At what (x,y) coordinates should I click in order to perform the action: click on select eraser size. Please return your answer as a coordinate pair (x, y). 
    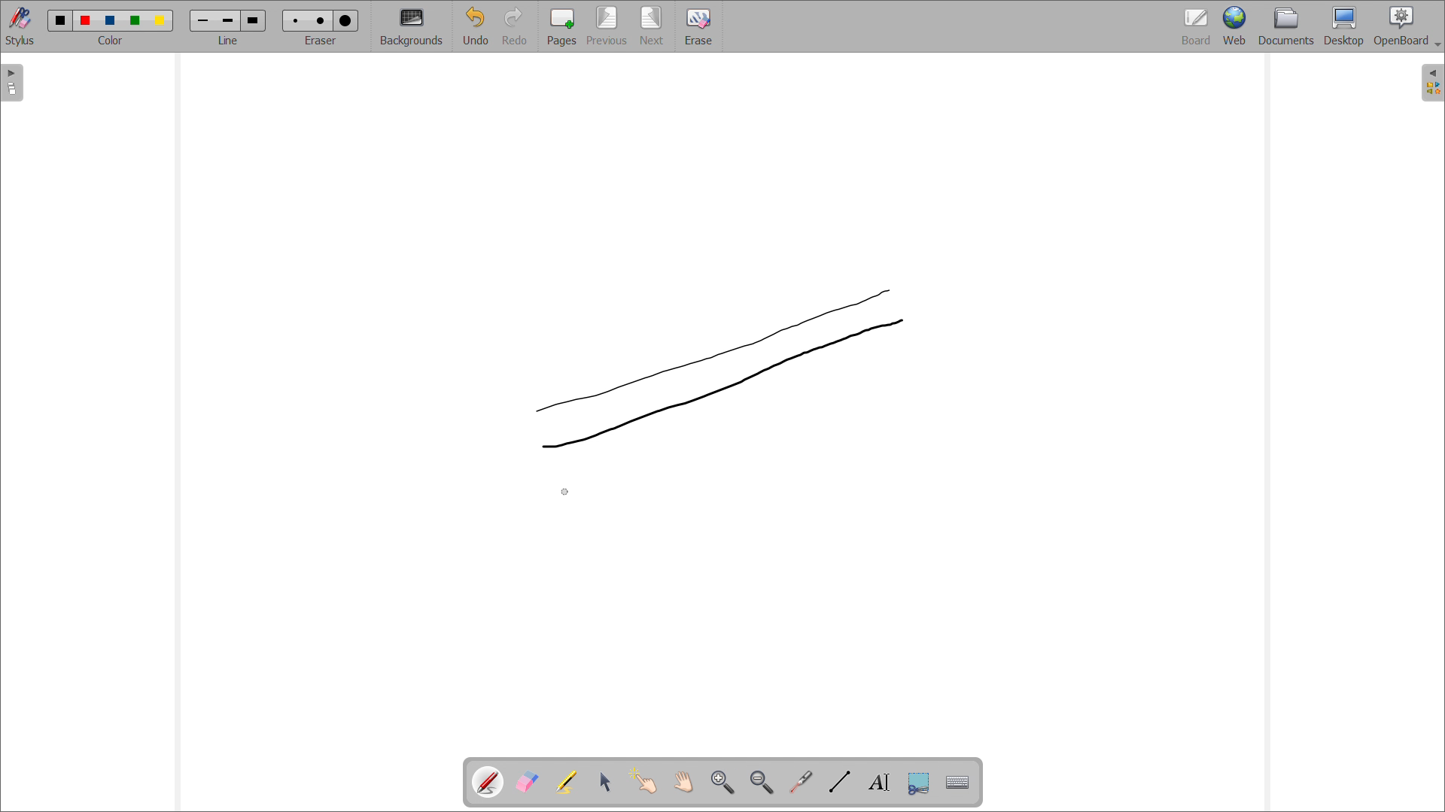
    Looking at the image, I should click on (321, 41).